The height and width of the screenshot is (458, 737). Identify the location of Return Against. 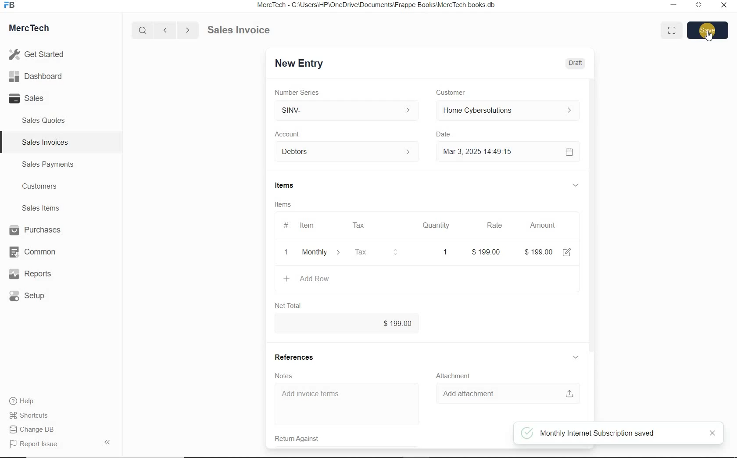
(303, 439).